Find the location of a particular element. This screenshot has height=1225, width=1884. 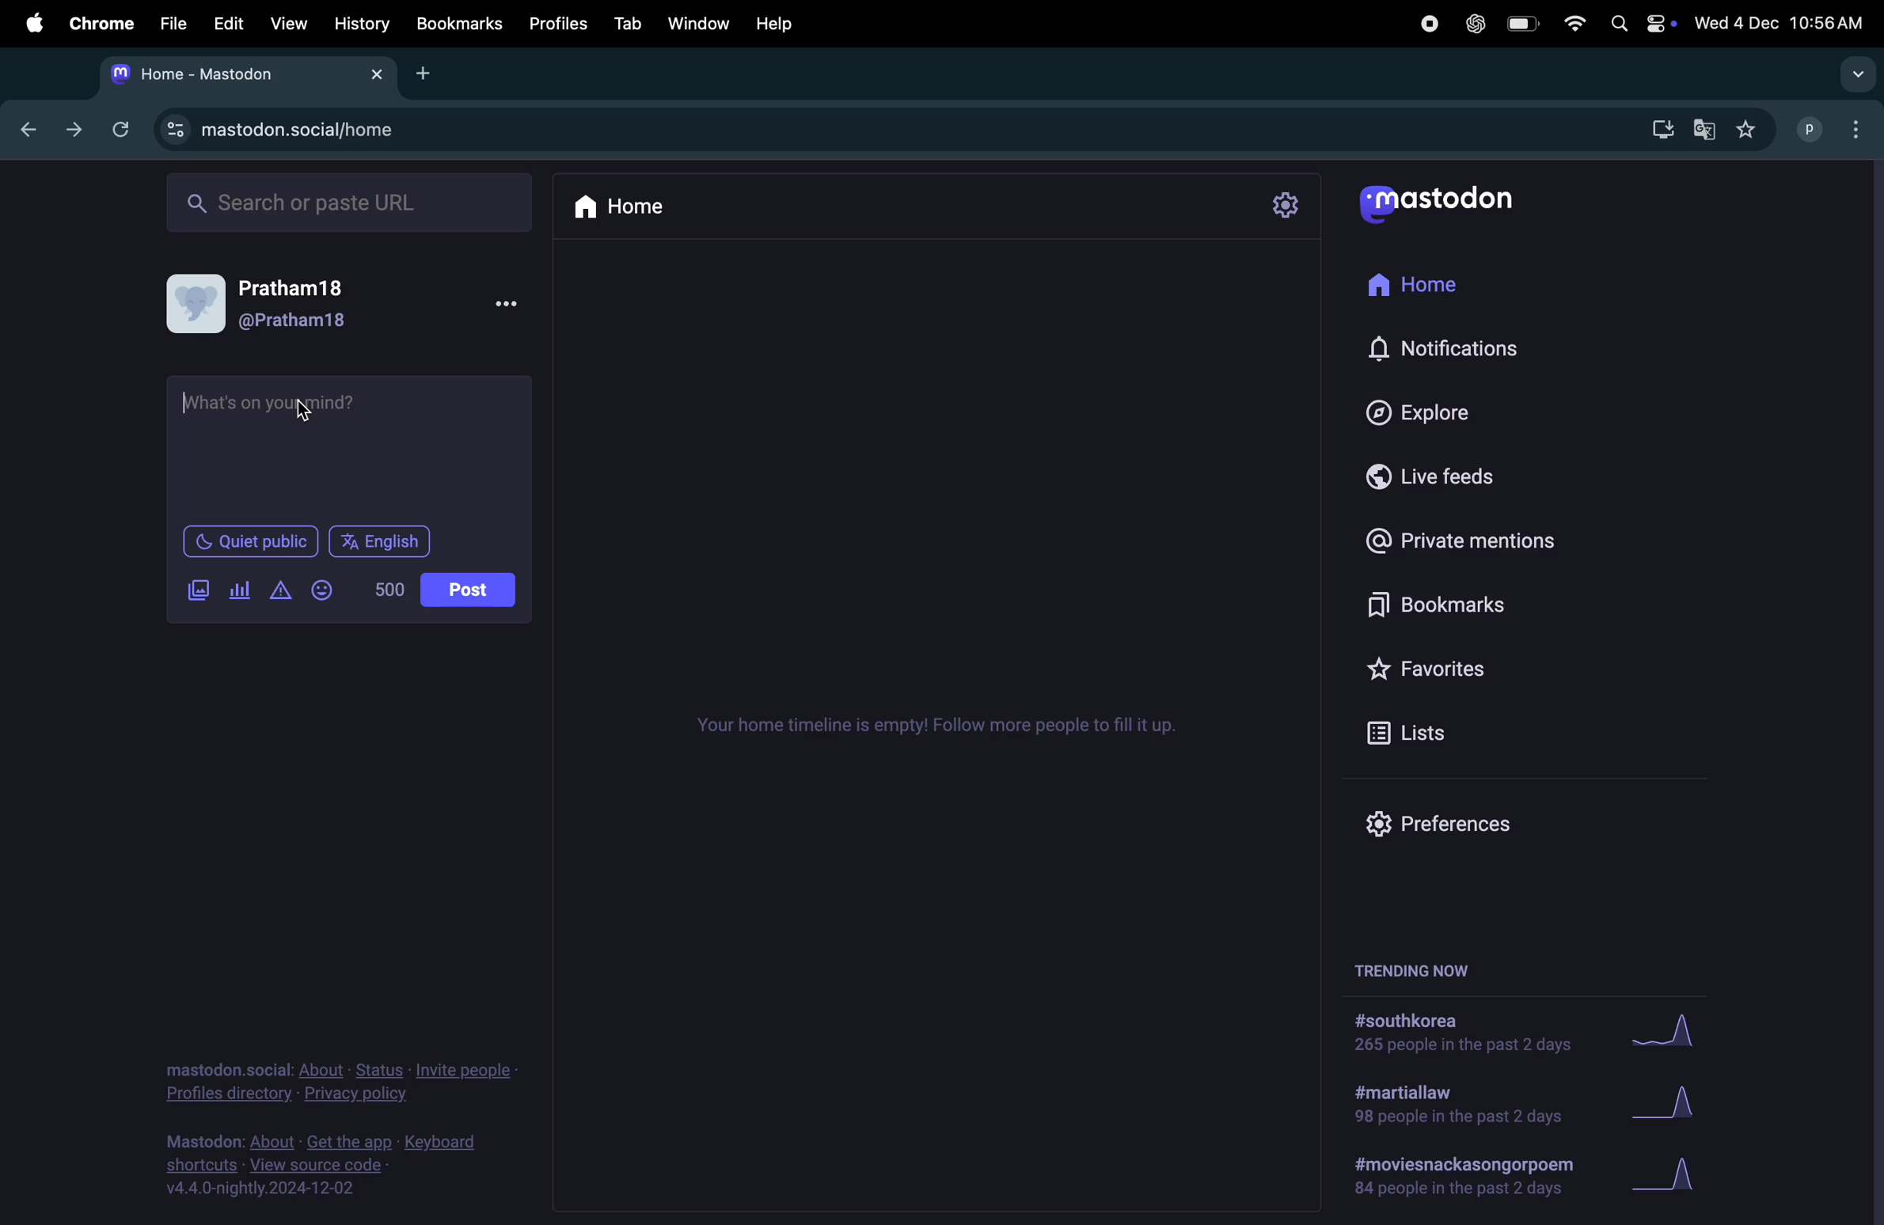

drop down is located at coordinates (1852, 74).